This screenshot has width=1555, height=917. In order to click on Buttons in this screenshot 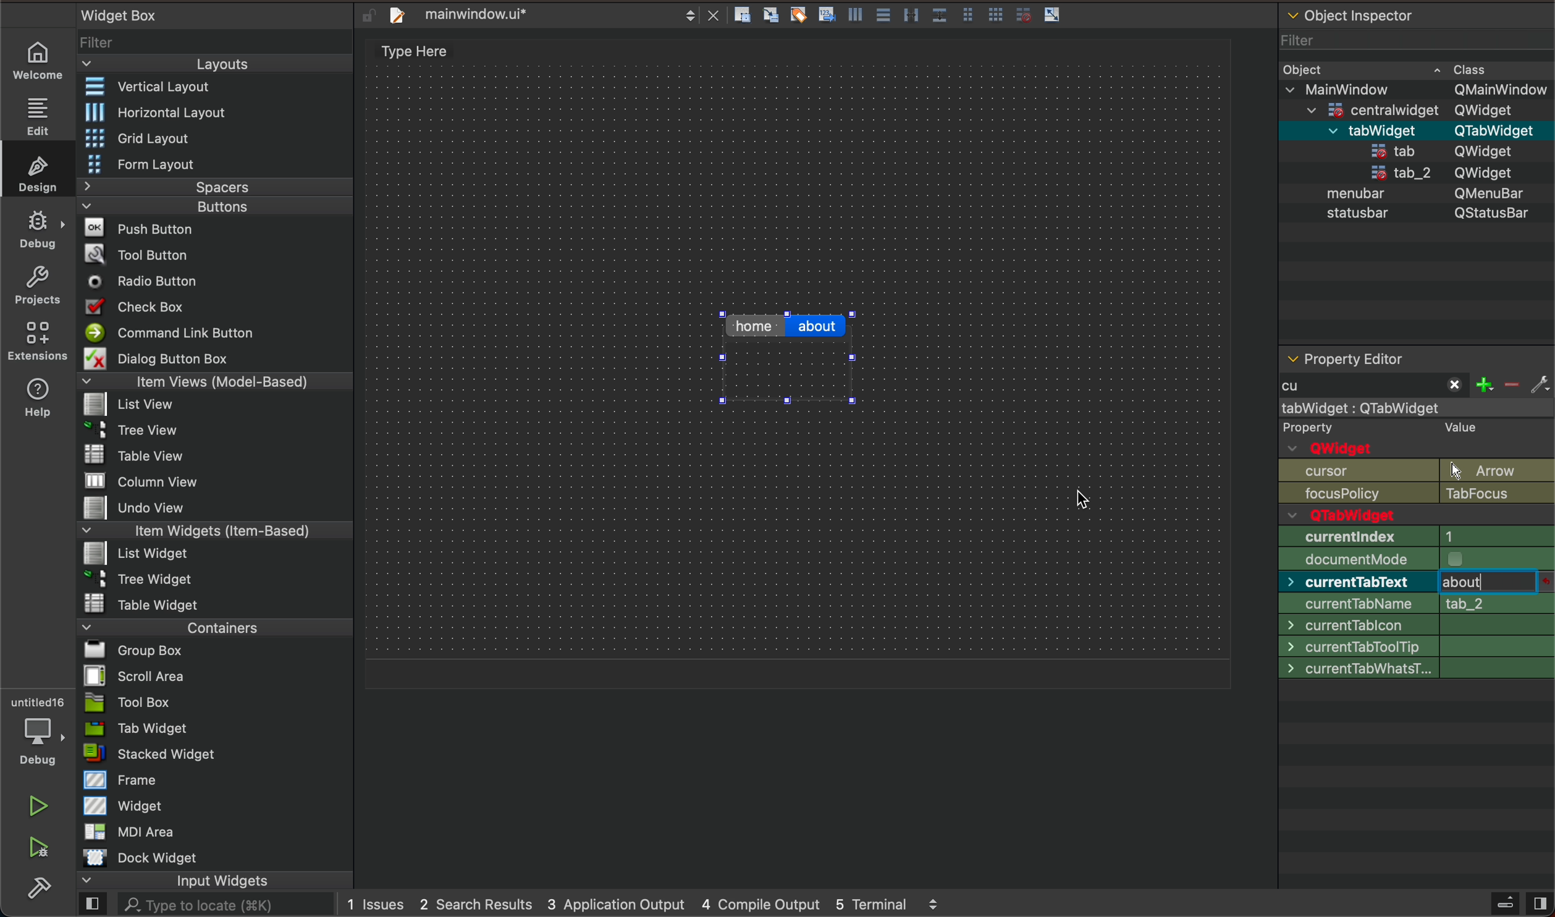, I will do `click(214, 206)`.